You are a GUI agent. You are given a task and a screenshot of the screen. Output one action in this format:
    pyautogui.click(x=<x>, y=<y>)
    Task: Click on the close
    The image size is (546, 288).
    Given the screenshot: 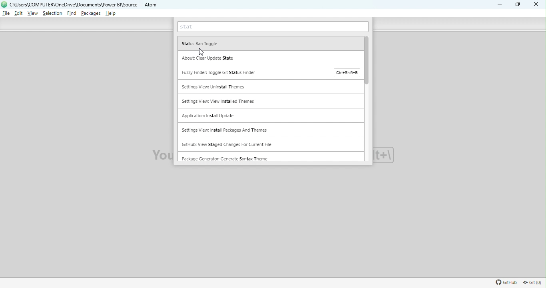 What is the action you would take?
    pyautogui.click(x=534, y=5)
    